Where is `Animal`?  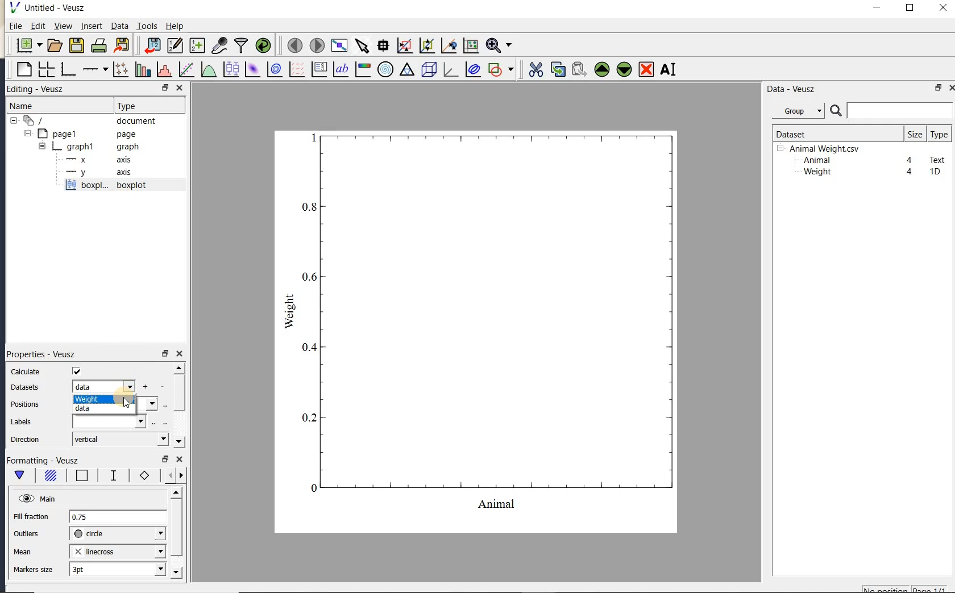 Animal is located at coordinates (816, 161).